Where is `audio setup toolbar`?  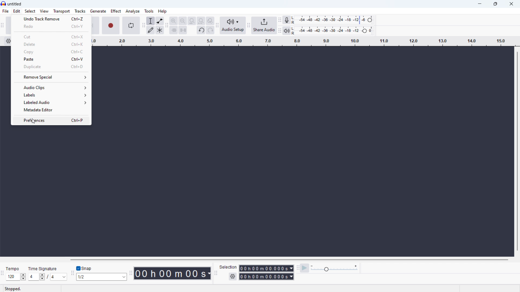
audio setup toolbar is located at coordinates (217, 25).